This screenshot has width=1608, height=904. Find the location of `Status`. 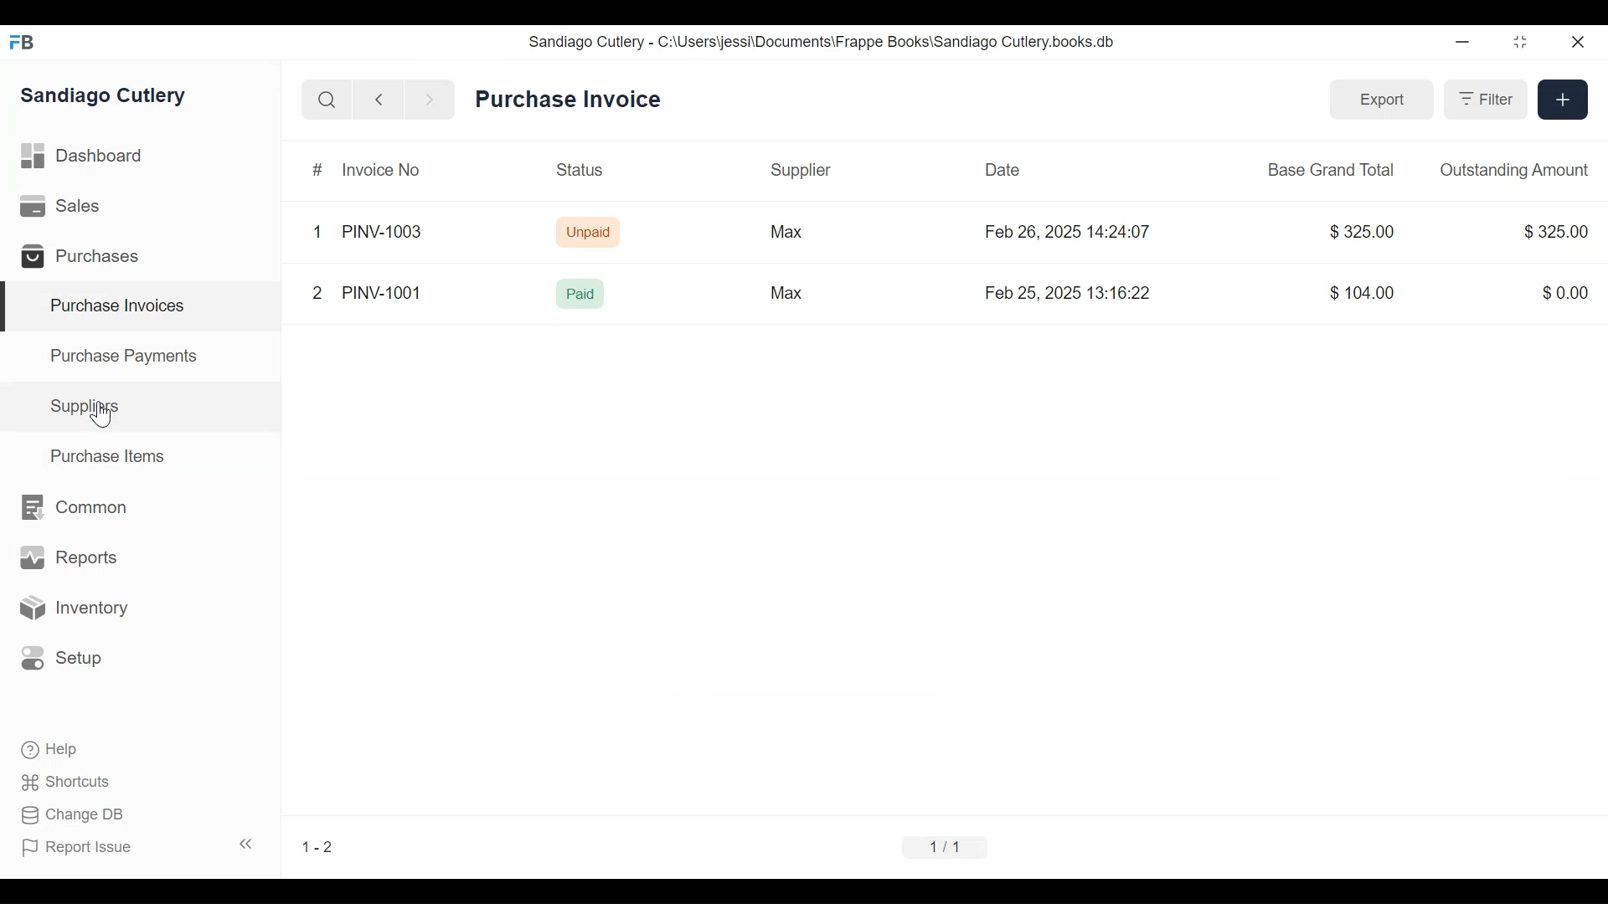

Status is located at coordinates (583, 168).